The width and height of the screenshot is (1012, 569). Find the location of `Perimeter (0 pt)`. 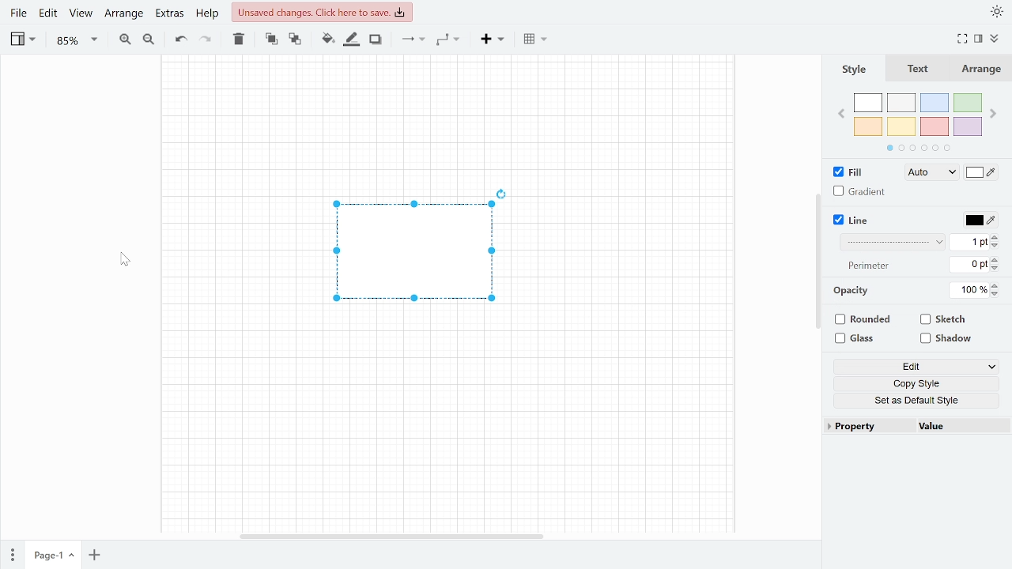

Perimeter (0 pt) is located at coordinates (969, 264).